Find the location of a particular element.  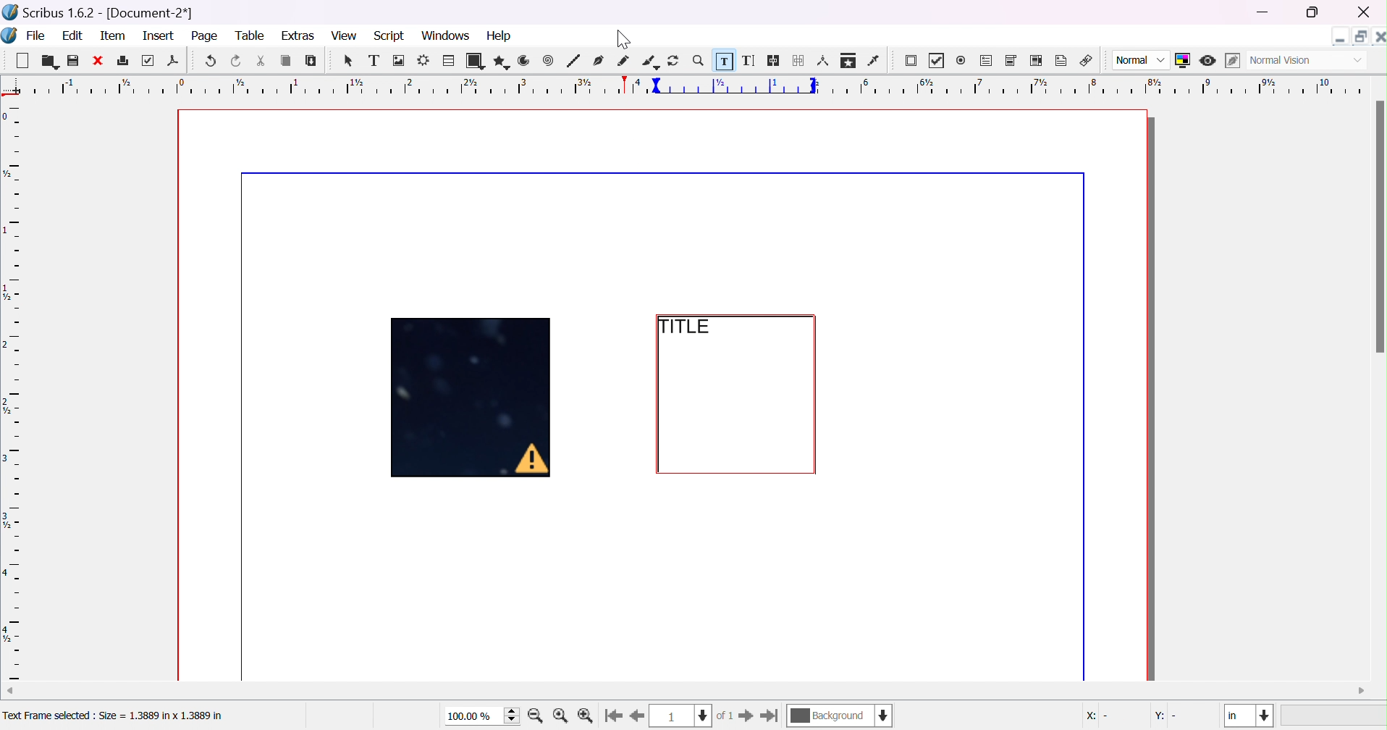

save as PDF is located at coordinates (172, 62).